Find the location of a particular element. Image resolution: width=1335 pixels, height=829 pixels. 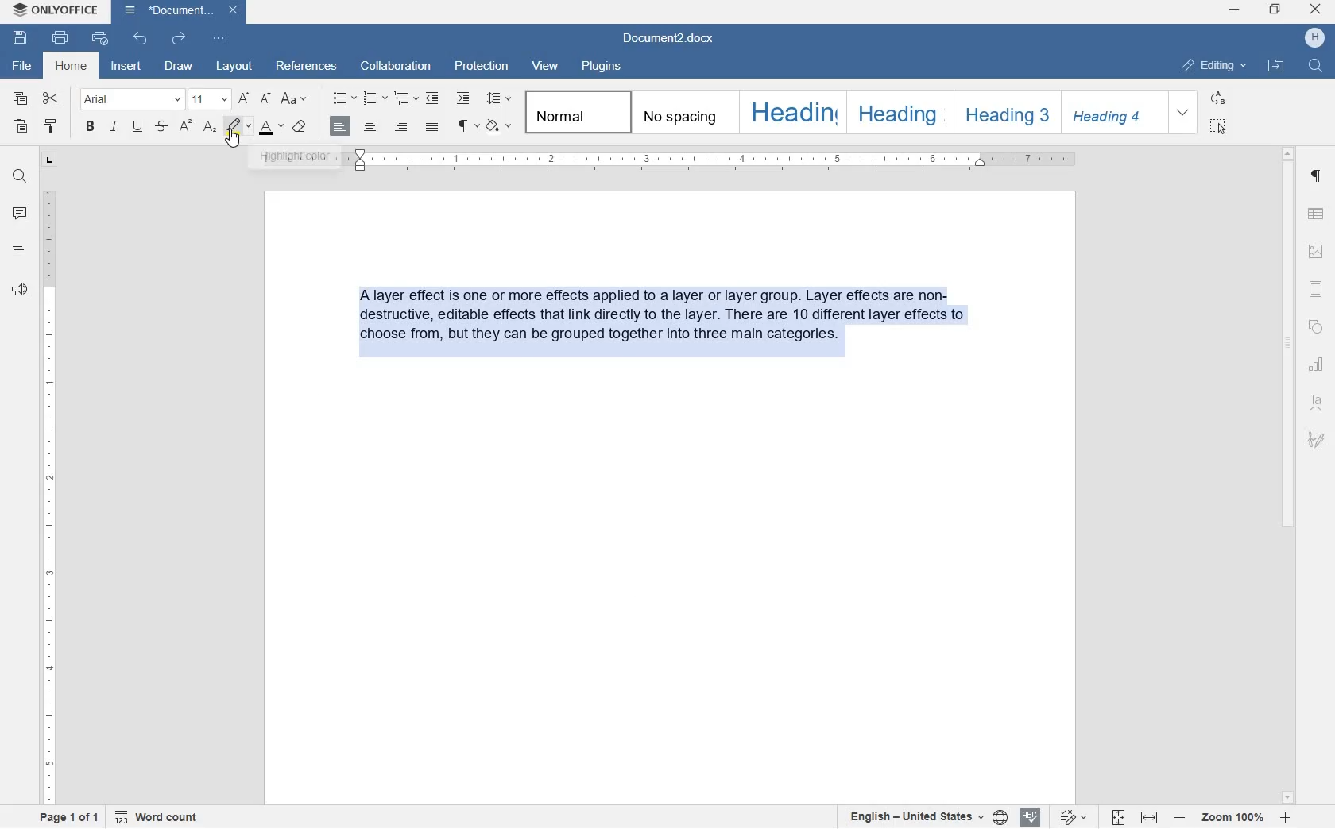

MINIMIZE is located at coordinates (1236, 10).